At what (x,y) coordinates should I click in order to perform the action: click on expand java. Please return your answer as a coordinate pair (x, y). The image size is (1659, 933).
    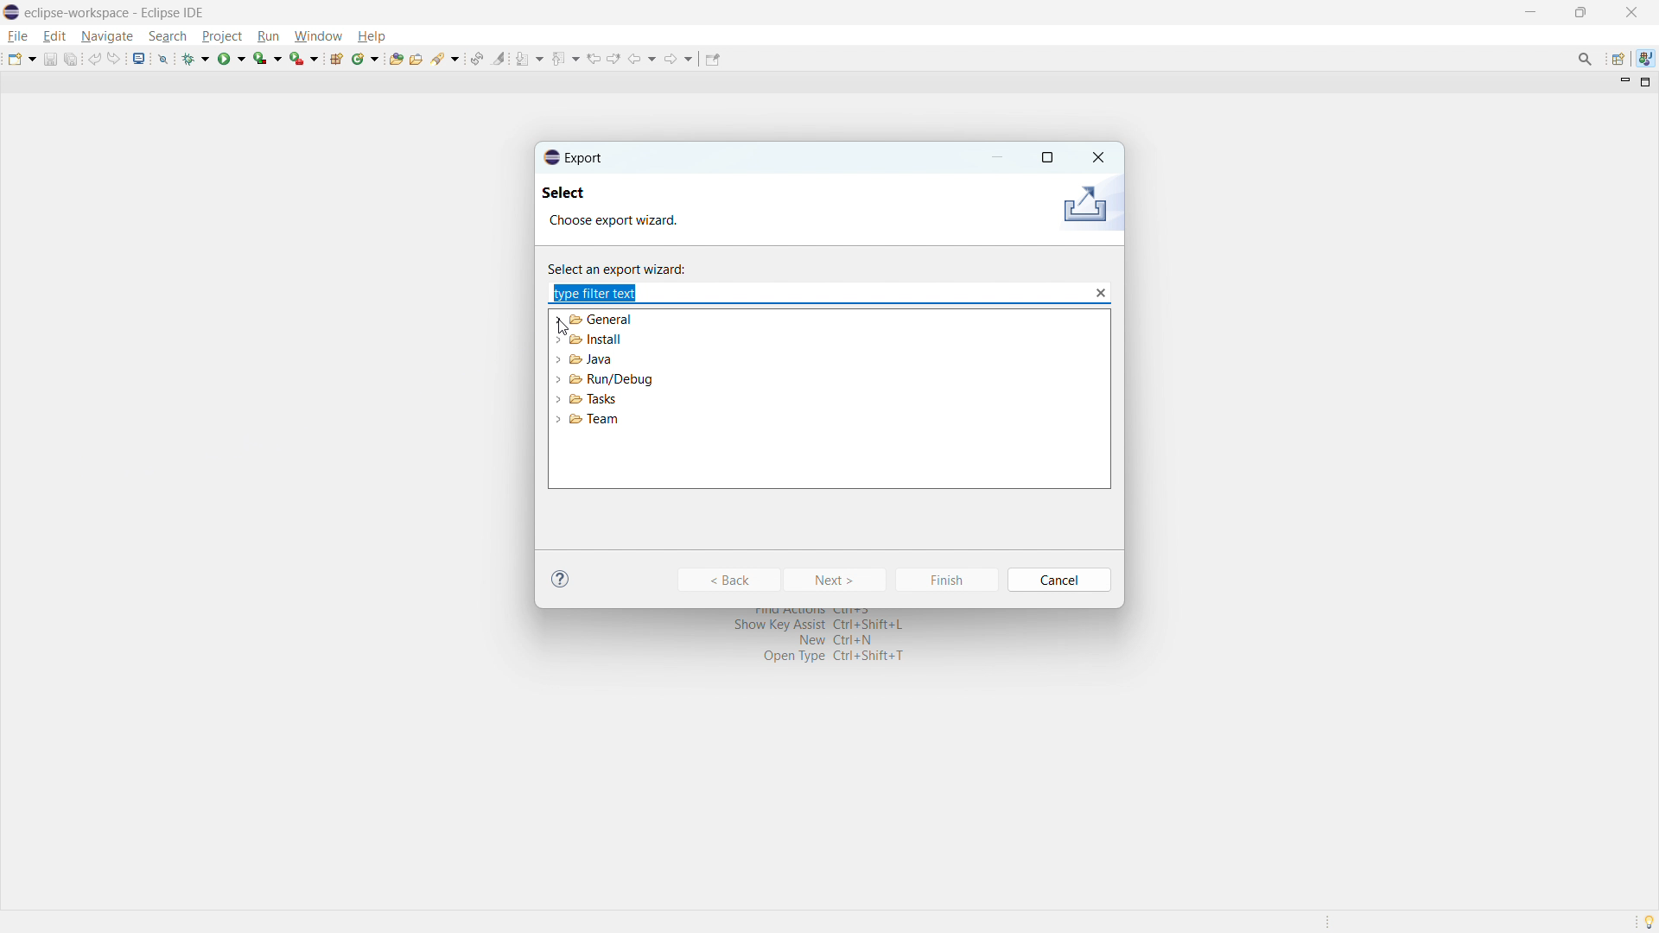
    Looking at the image, I should click on (557, 359).